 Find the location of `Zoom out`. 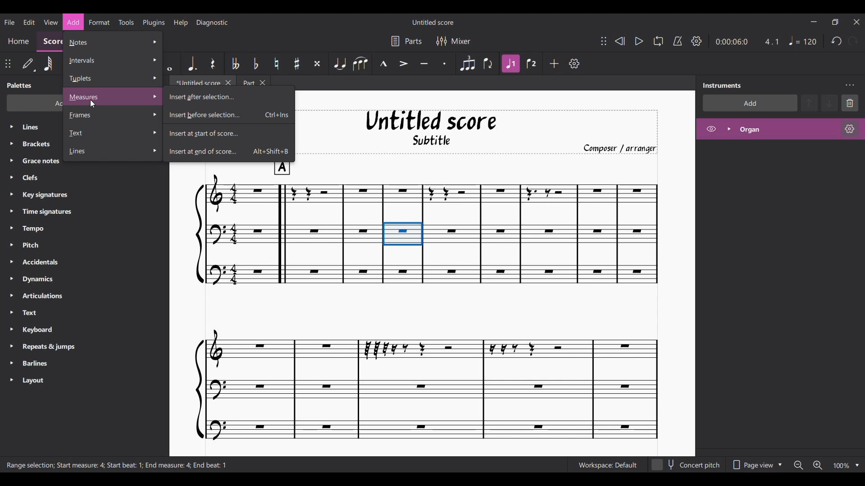

Zoom out is located at coordinates (798, 465).